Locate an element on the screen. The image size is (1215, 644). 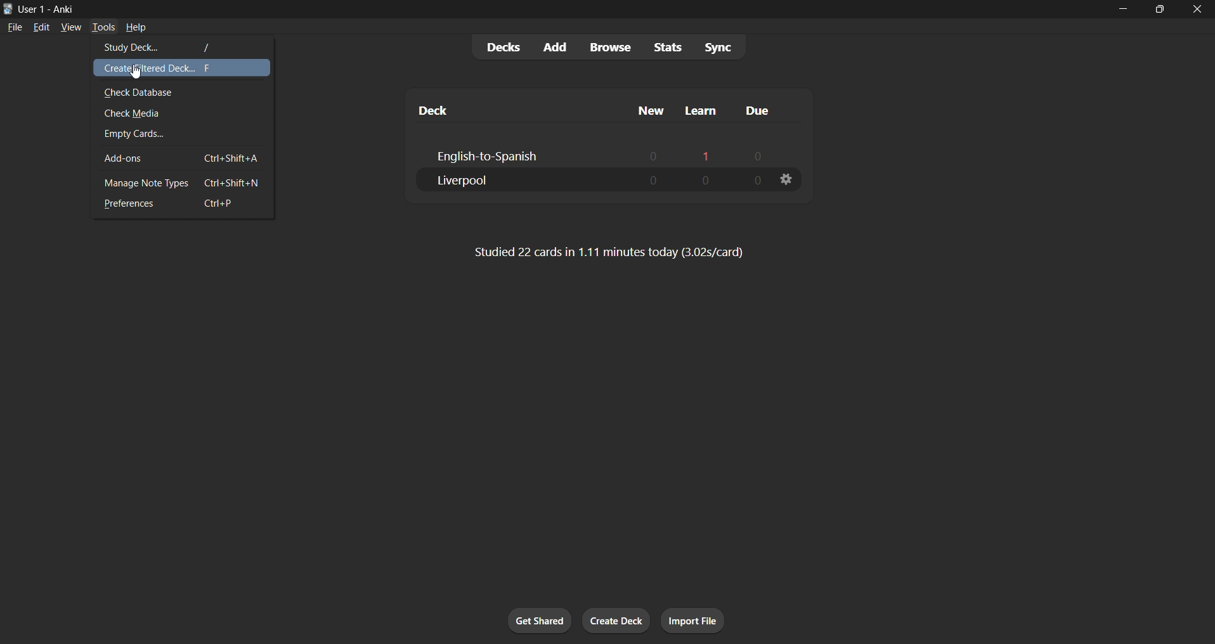
tools is located at coordinates (105, 26).